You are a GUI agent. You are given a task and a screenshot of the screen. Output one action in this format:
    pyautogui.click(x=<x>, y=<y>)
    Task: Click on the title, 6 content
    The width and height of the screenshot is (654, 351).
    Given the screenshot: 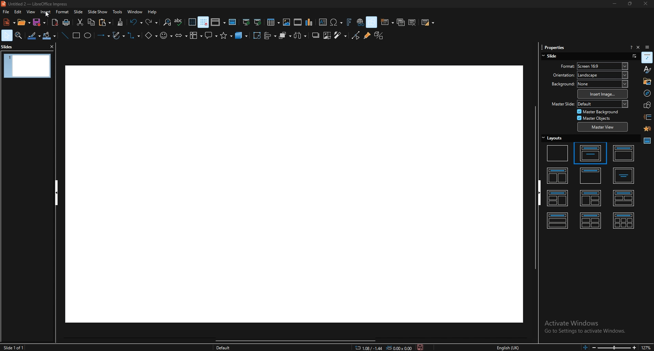 What is the action you would take?
    pyautogui.click(x=625, y=220)
    